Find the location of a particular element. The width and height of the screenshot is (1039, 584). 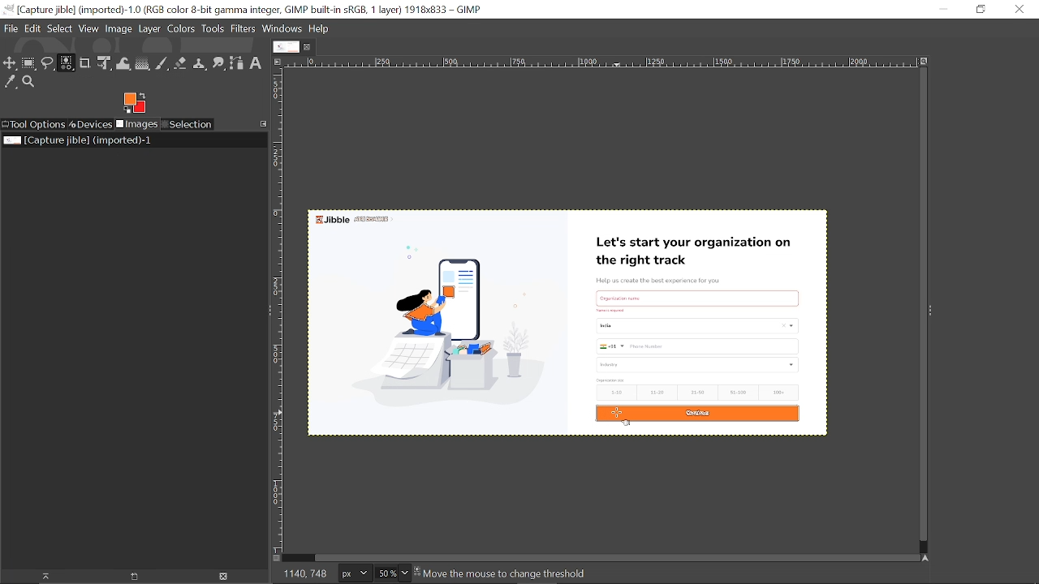

Unified transform tool is located at coordinates (104, 63).